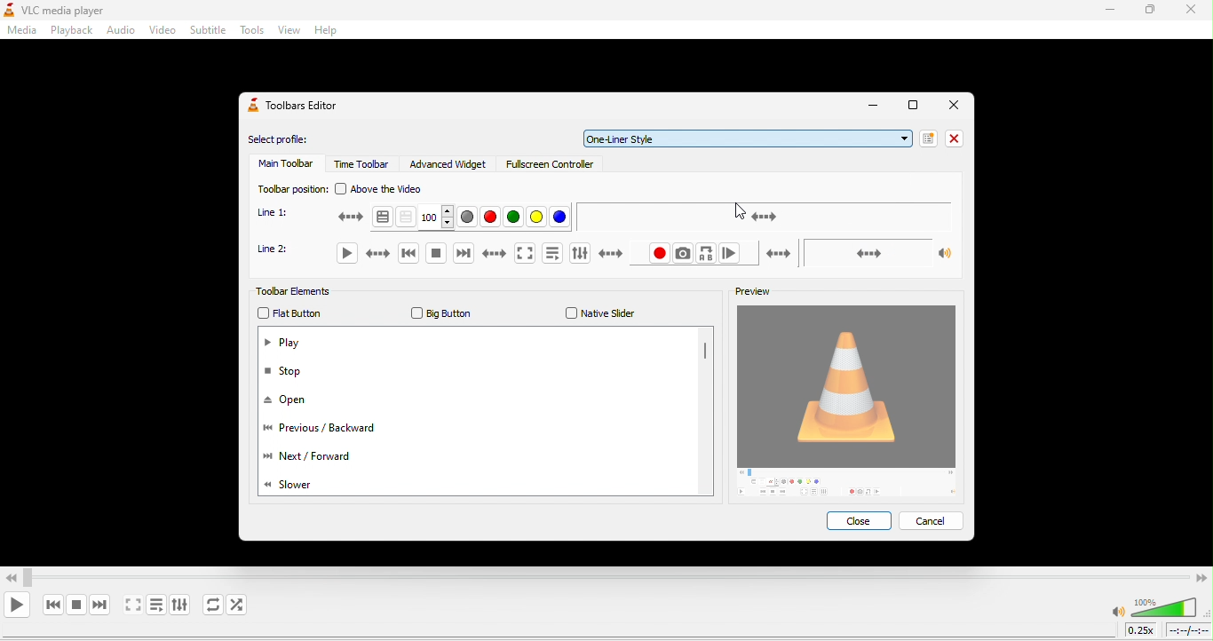 The width and height of the screenshot is (1213, 641). I want to click on audio, so click(122, 30).